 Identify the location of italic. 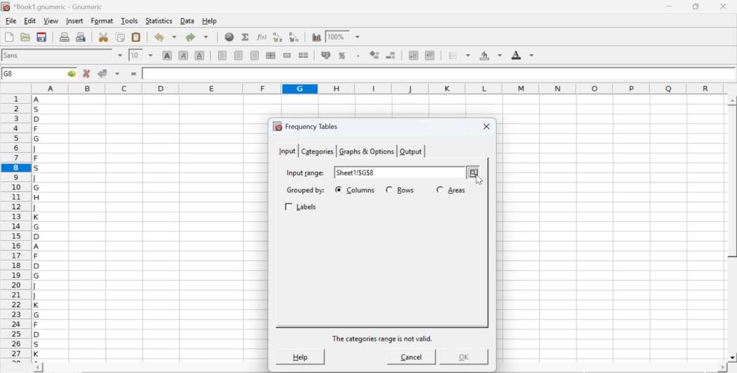
(184, 55).